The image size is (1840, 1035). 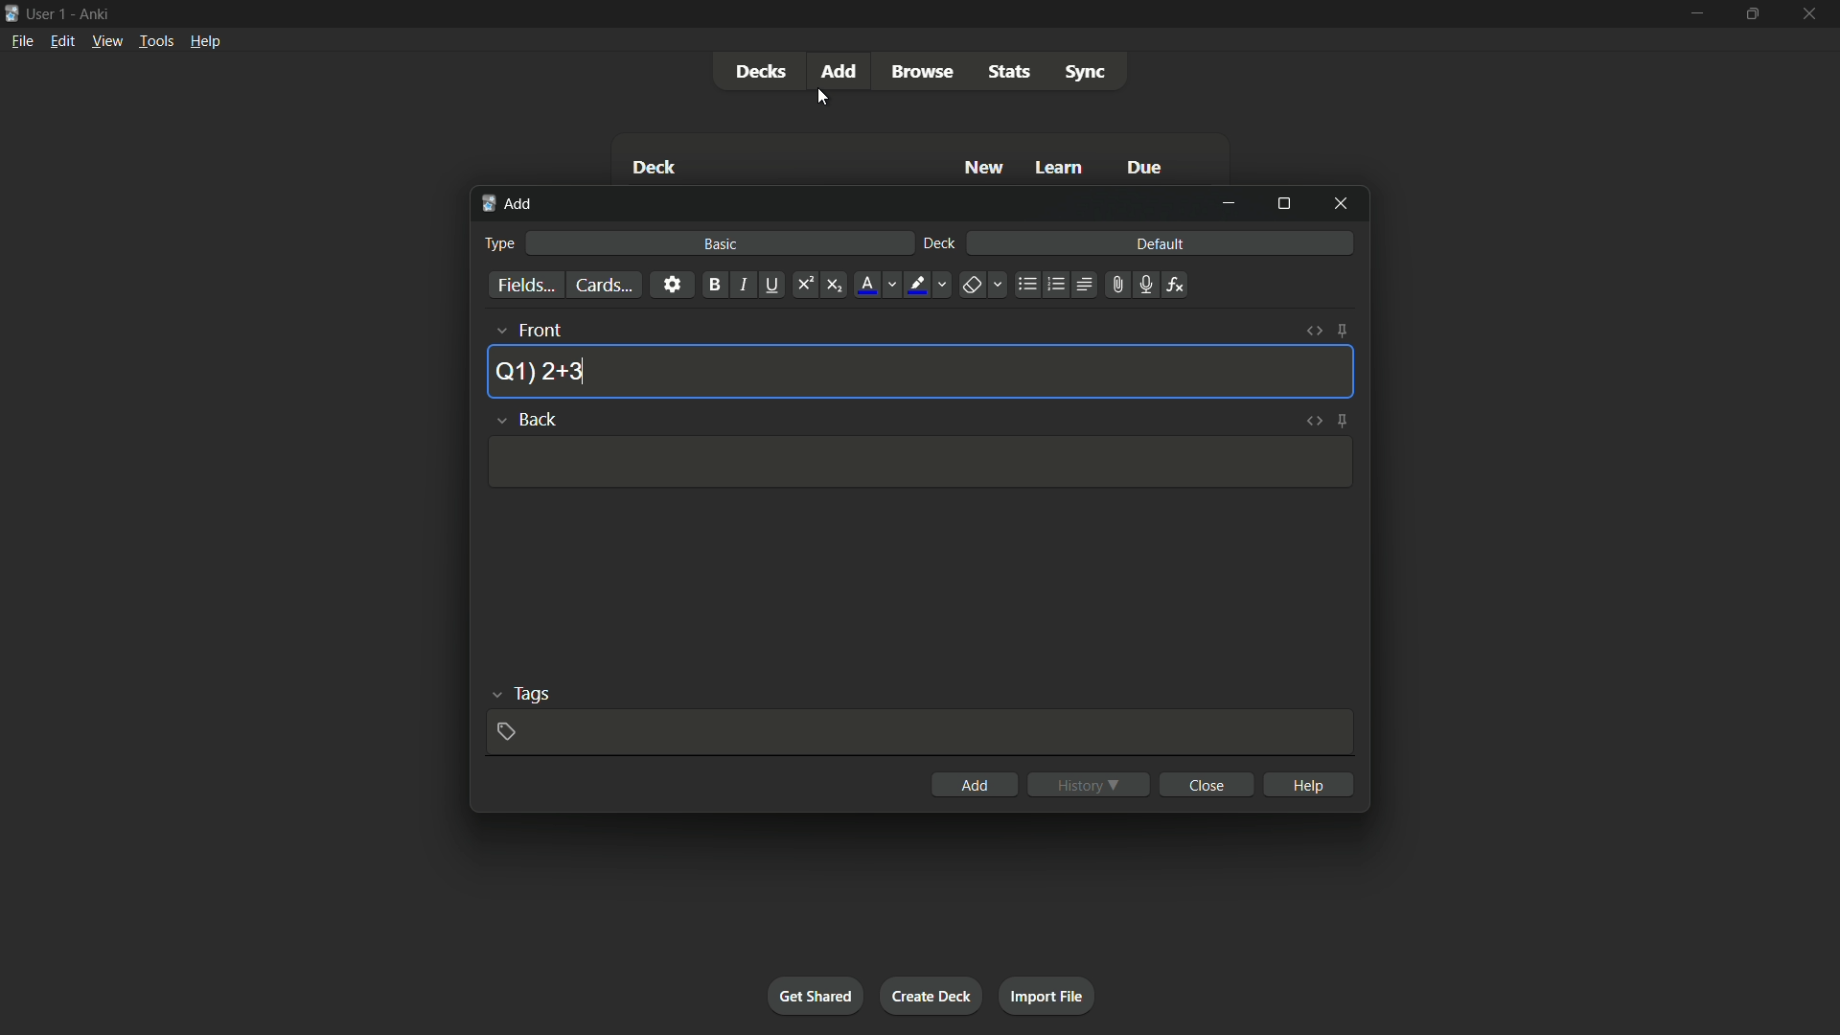 What do you see at coordinates (533, 692) in the screenshot?
I see `tags` at bounding box center [533, 692].